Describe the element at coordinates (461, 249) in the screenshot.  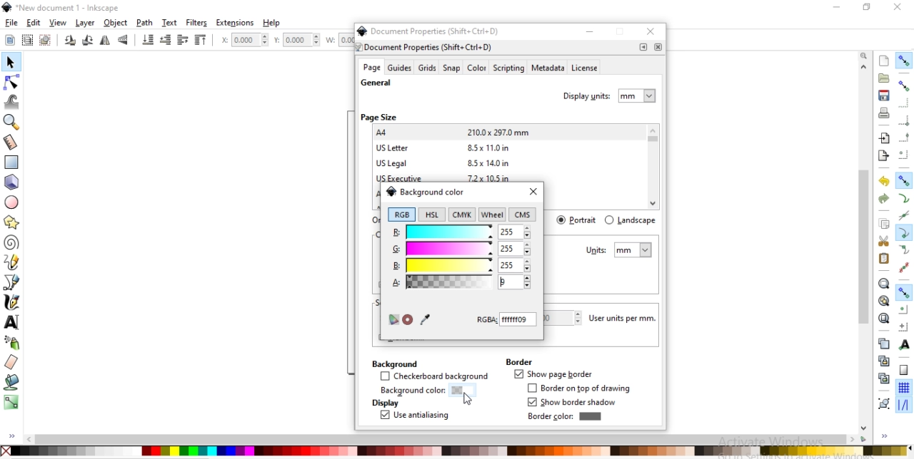
I see `g` at that location.